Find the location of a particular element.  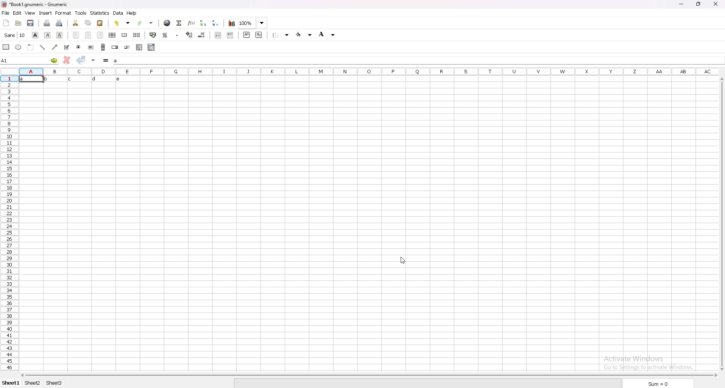

text is located at coordinates (71, 79).